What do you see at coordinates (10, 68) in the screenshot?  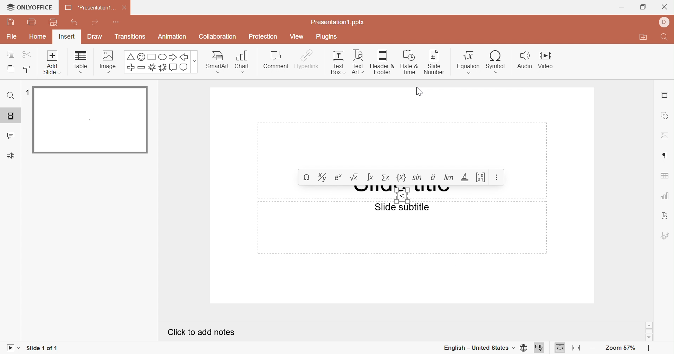 I see `paste` at bounding box center [10, 68].